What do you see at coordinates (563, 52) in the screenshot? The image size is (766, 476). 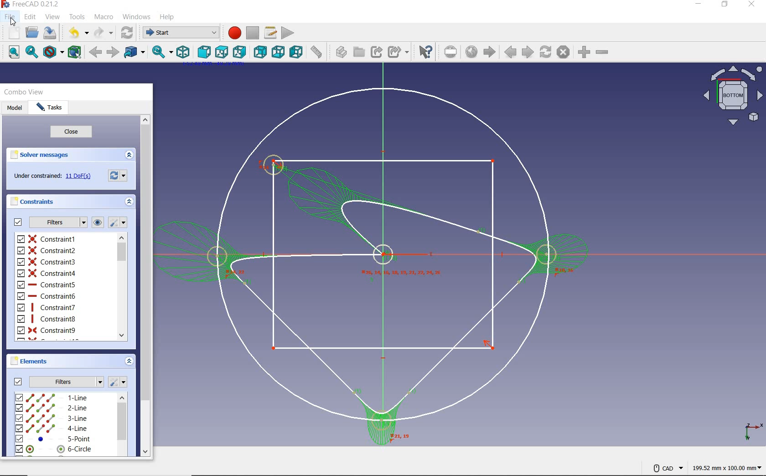 I see `stop loading` at bounding box center [563, 52].